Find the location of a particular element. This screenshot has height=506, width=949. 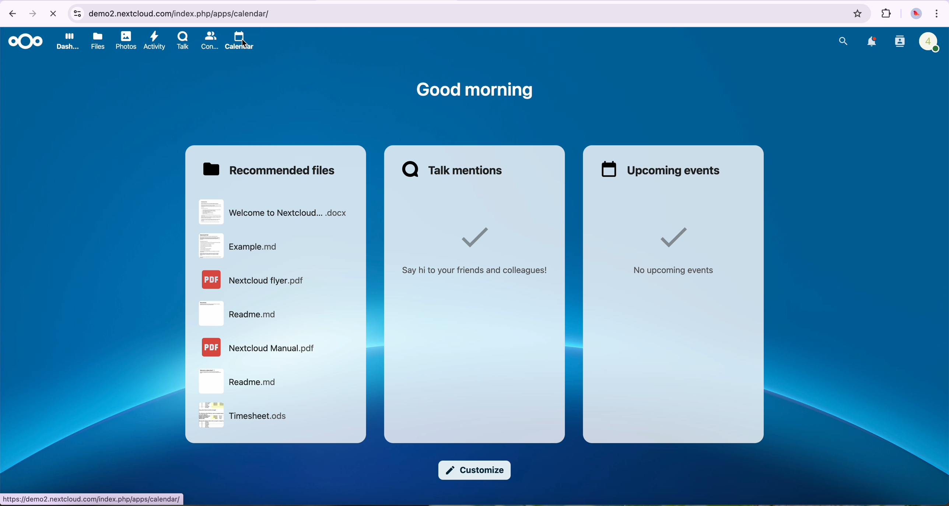

contacts is located at coordinates (207, 40).